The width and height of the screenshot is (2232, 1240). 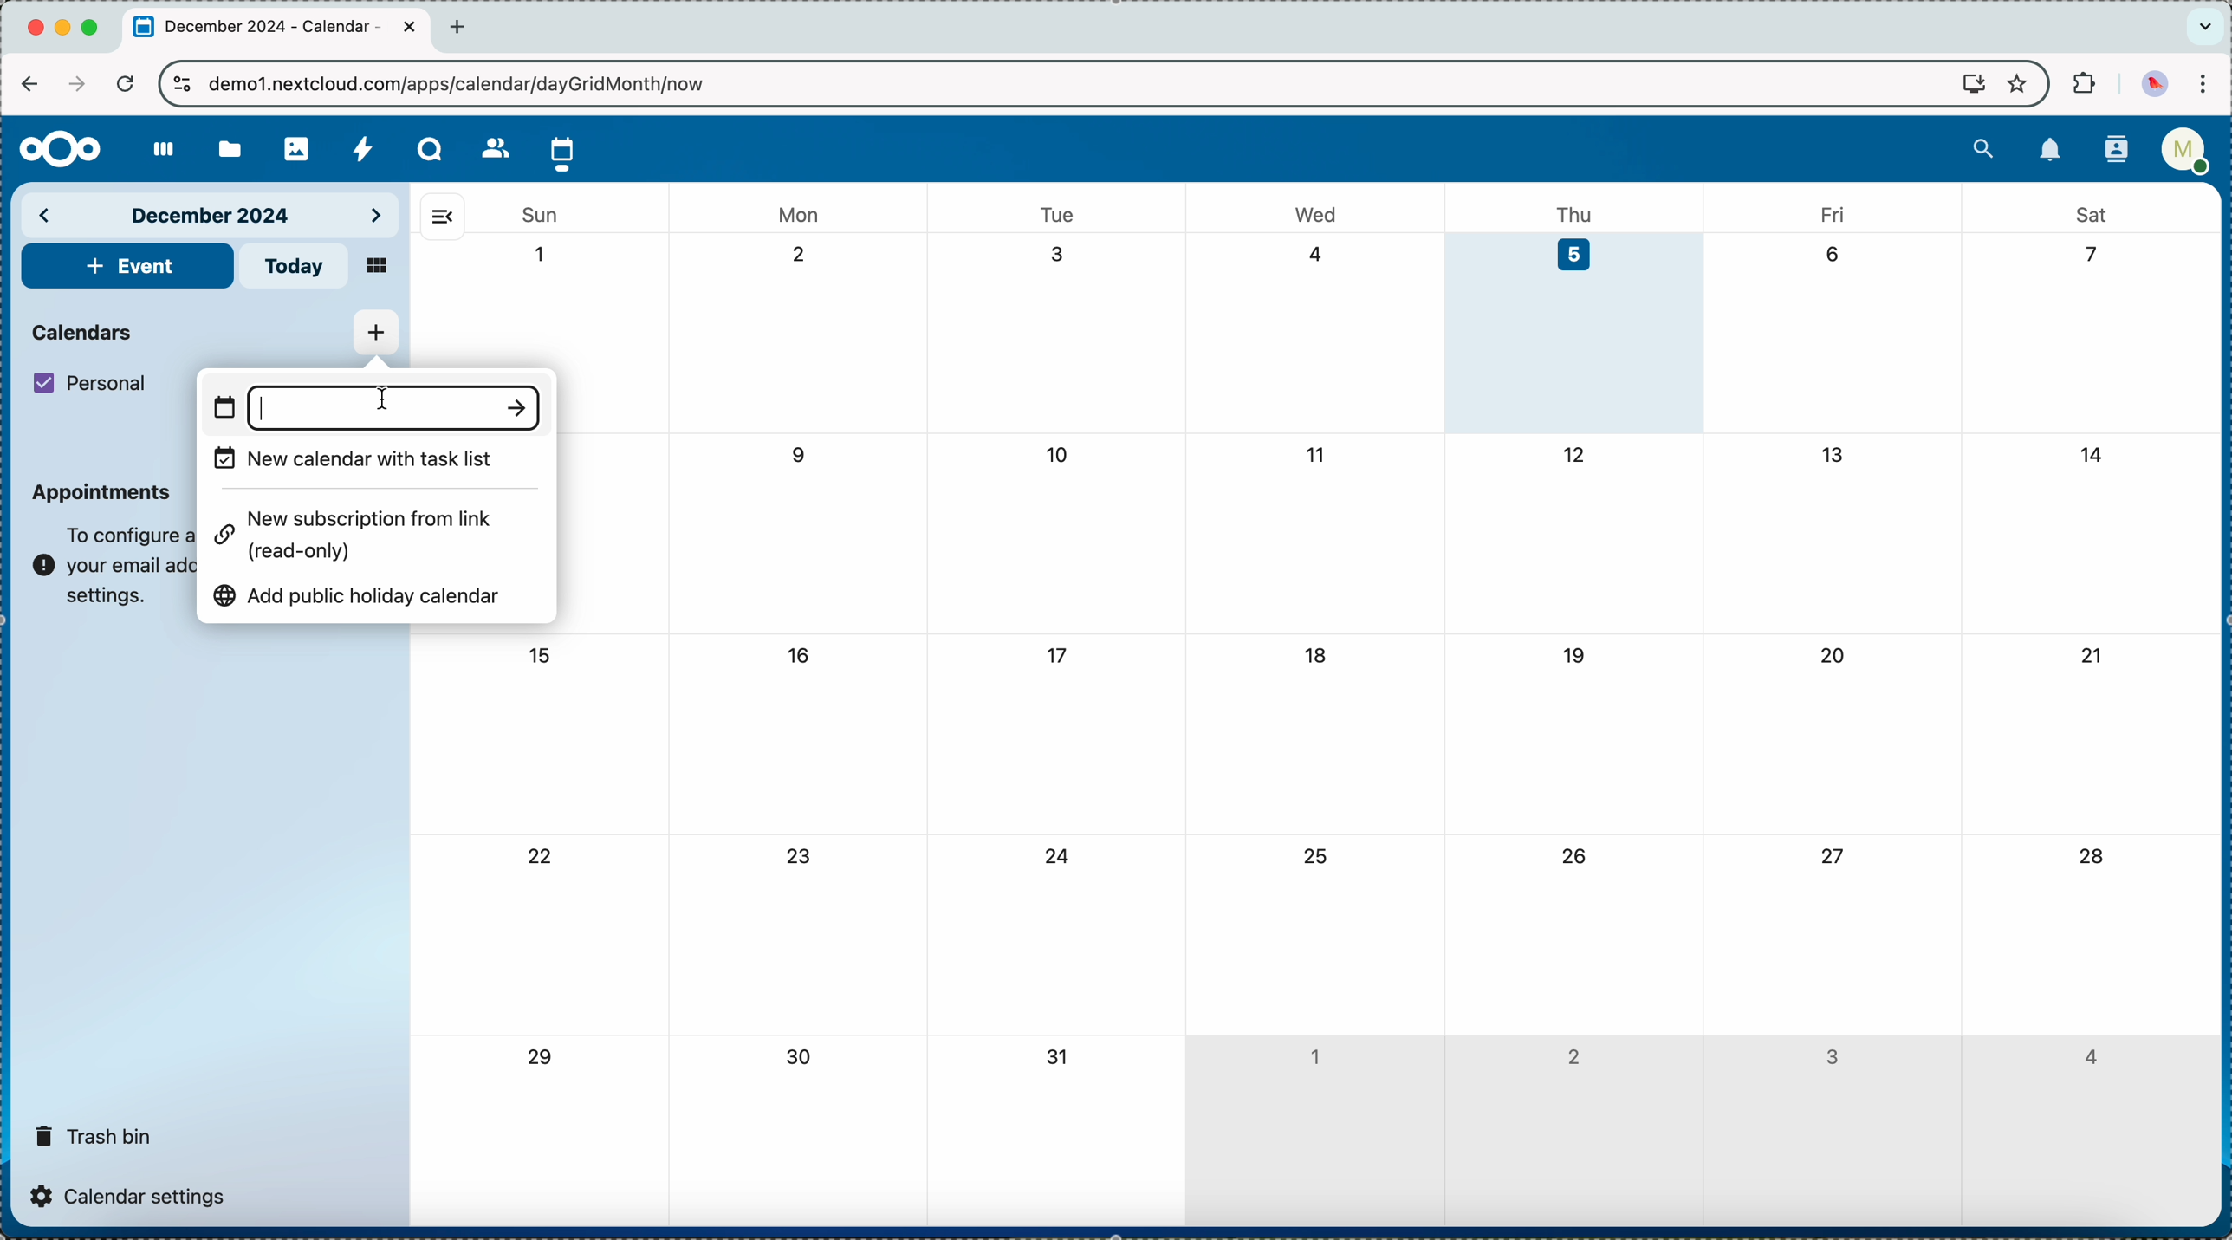 I want to click on new subscription from link, so click(x=361, y=532).